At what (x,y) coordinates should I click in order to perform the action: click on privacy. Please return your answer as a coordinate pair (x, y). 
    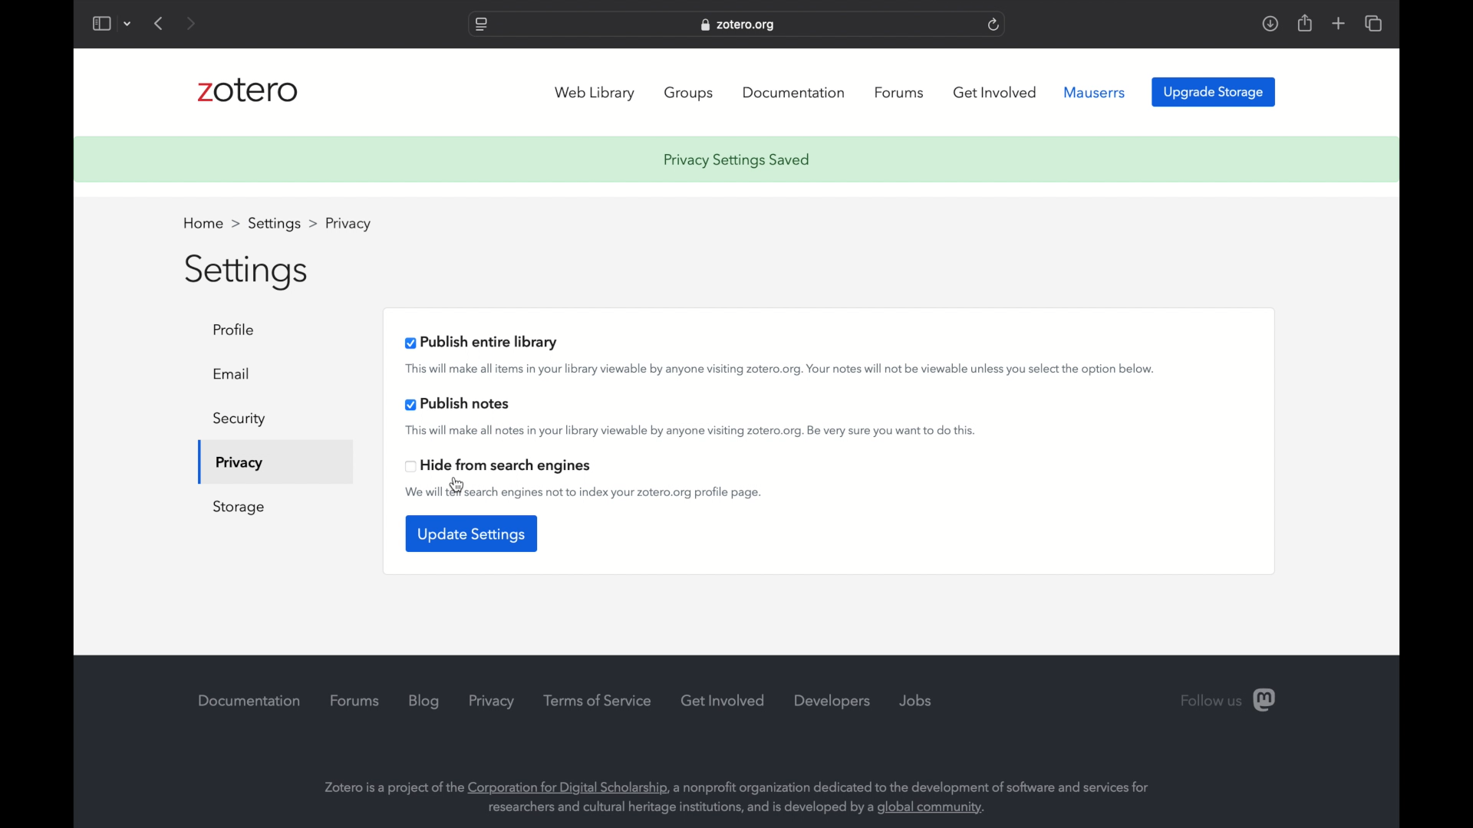
    Looking at the image, I should click on (238, 463).